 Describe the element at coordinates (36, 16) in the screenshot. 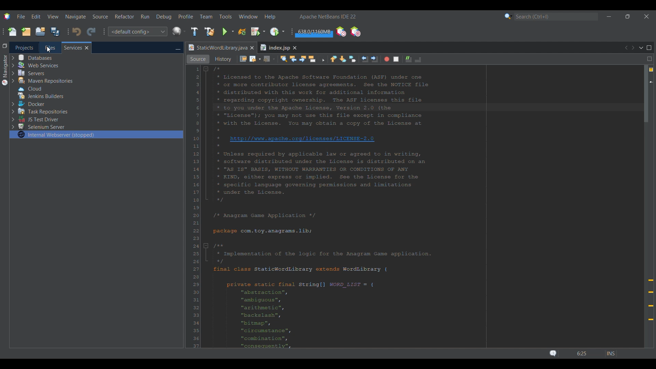

I see `Edit menu` at that location.